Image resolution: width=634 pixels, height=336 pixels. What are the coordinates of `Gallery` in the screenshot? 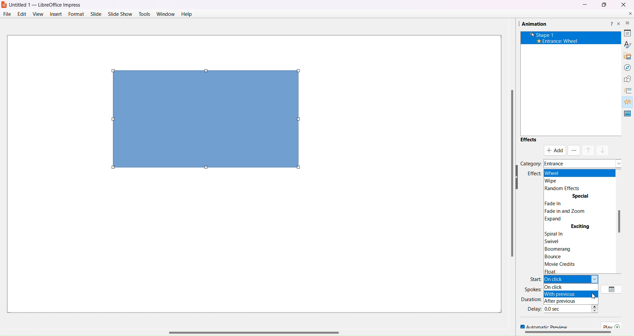 It's located at (625, 55).